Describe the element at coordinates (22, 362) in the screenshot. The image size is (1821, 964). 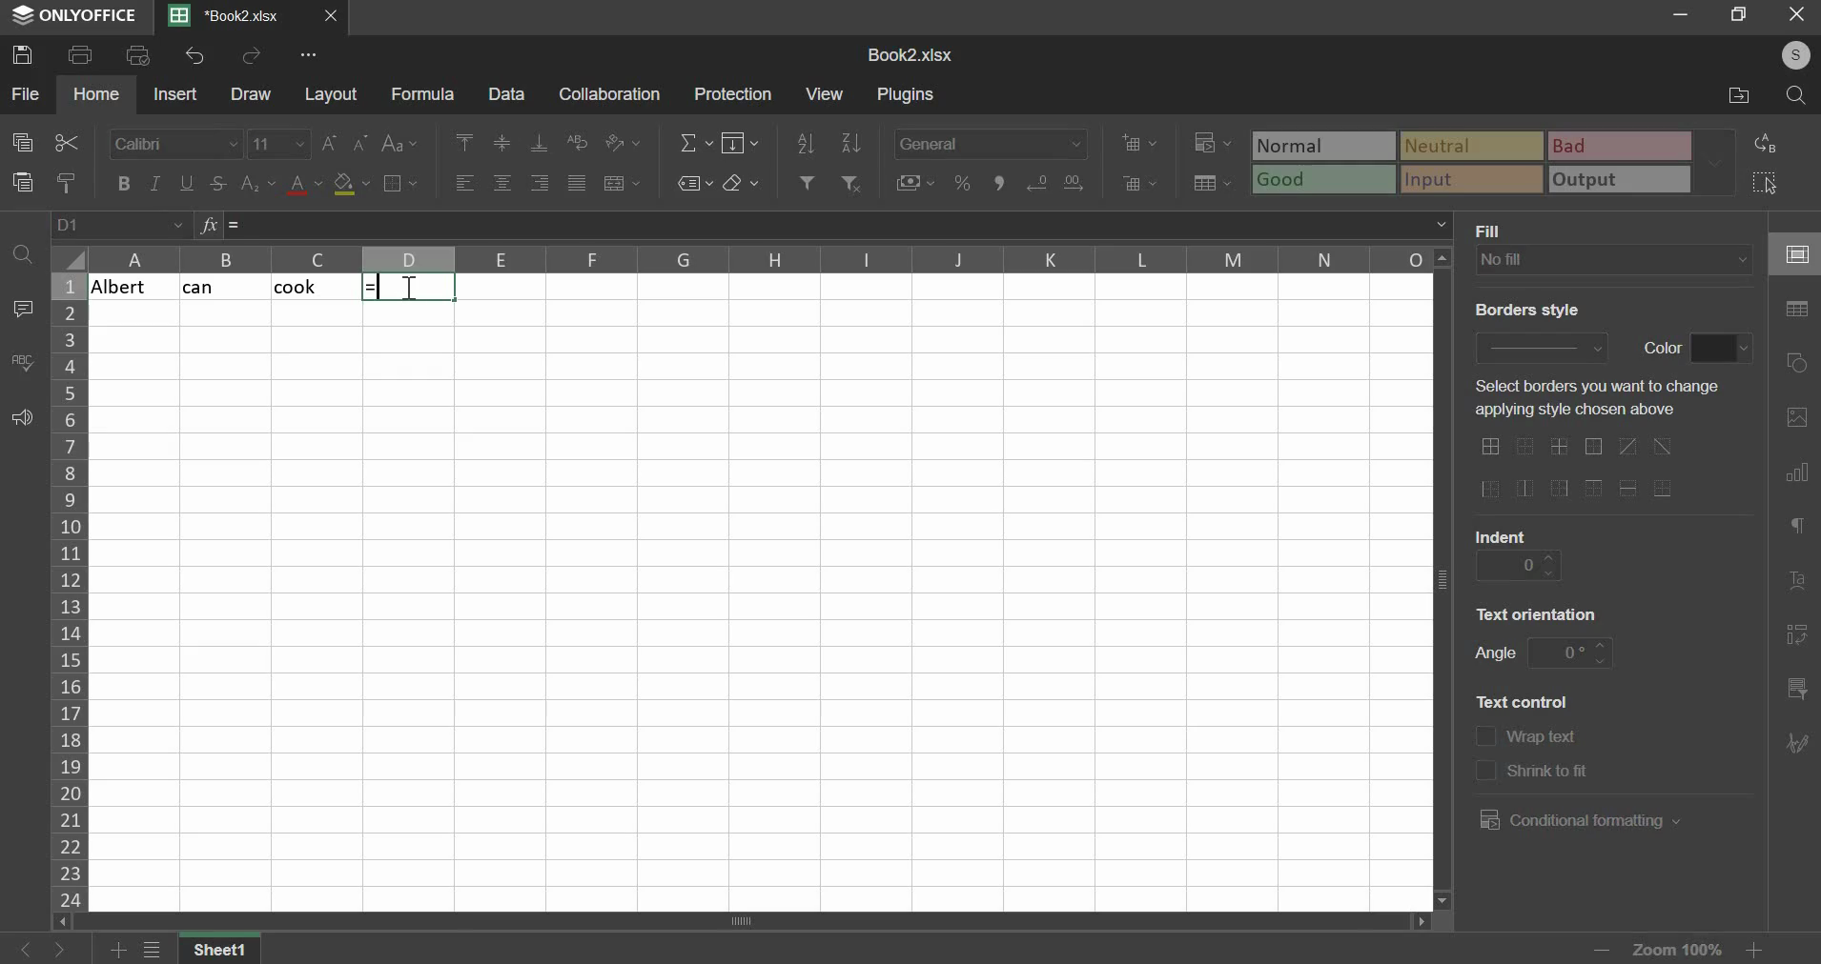
I see `spelling` at that location.